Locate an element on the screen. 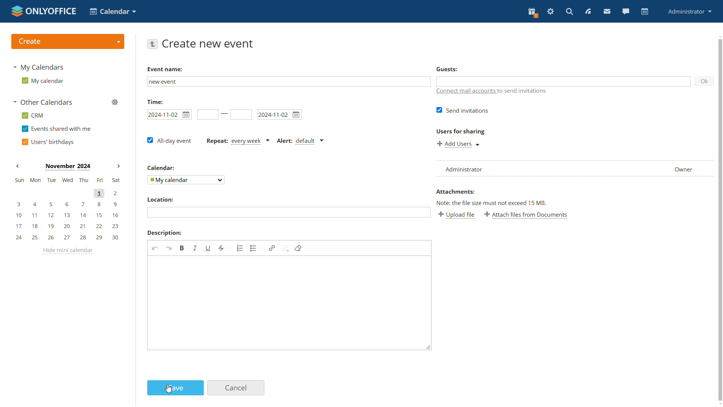 This screenshot has width=723, height=407. cursor is located at coordinates (168, 389).